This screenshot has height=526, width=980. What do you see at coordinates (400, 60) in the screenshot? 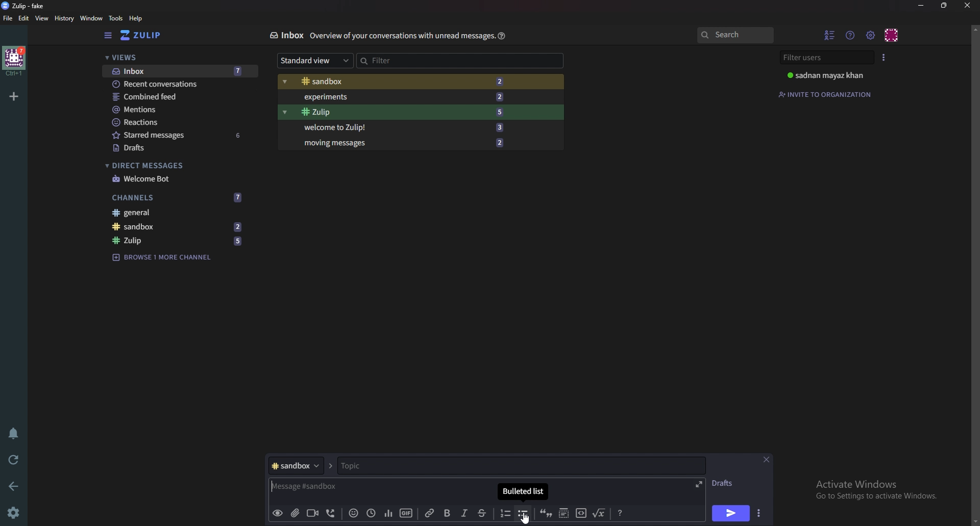
I see `Filter` at bounding box center [400, 60].